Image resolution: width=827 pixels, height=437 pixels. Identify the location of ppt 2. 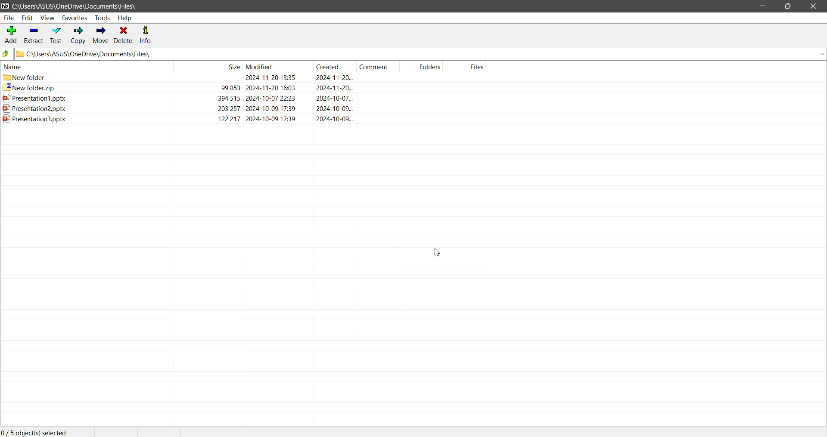
(245, 109).